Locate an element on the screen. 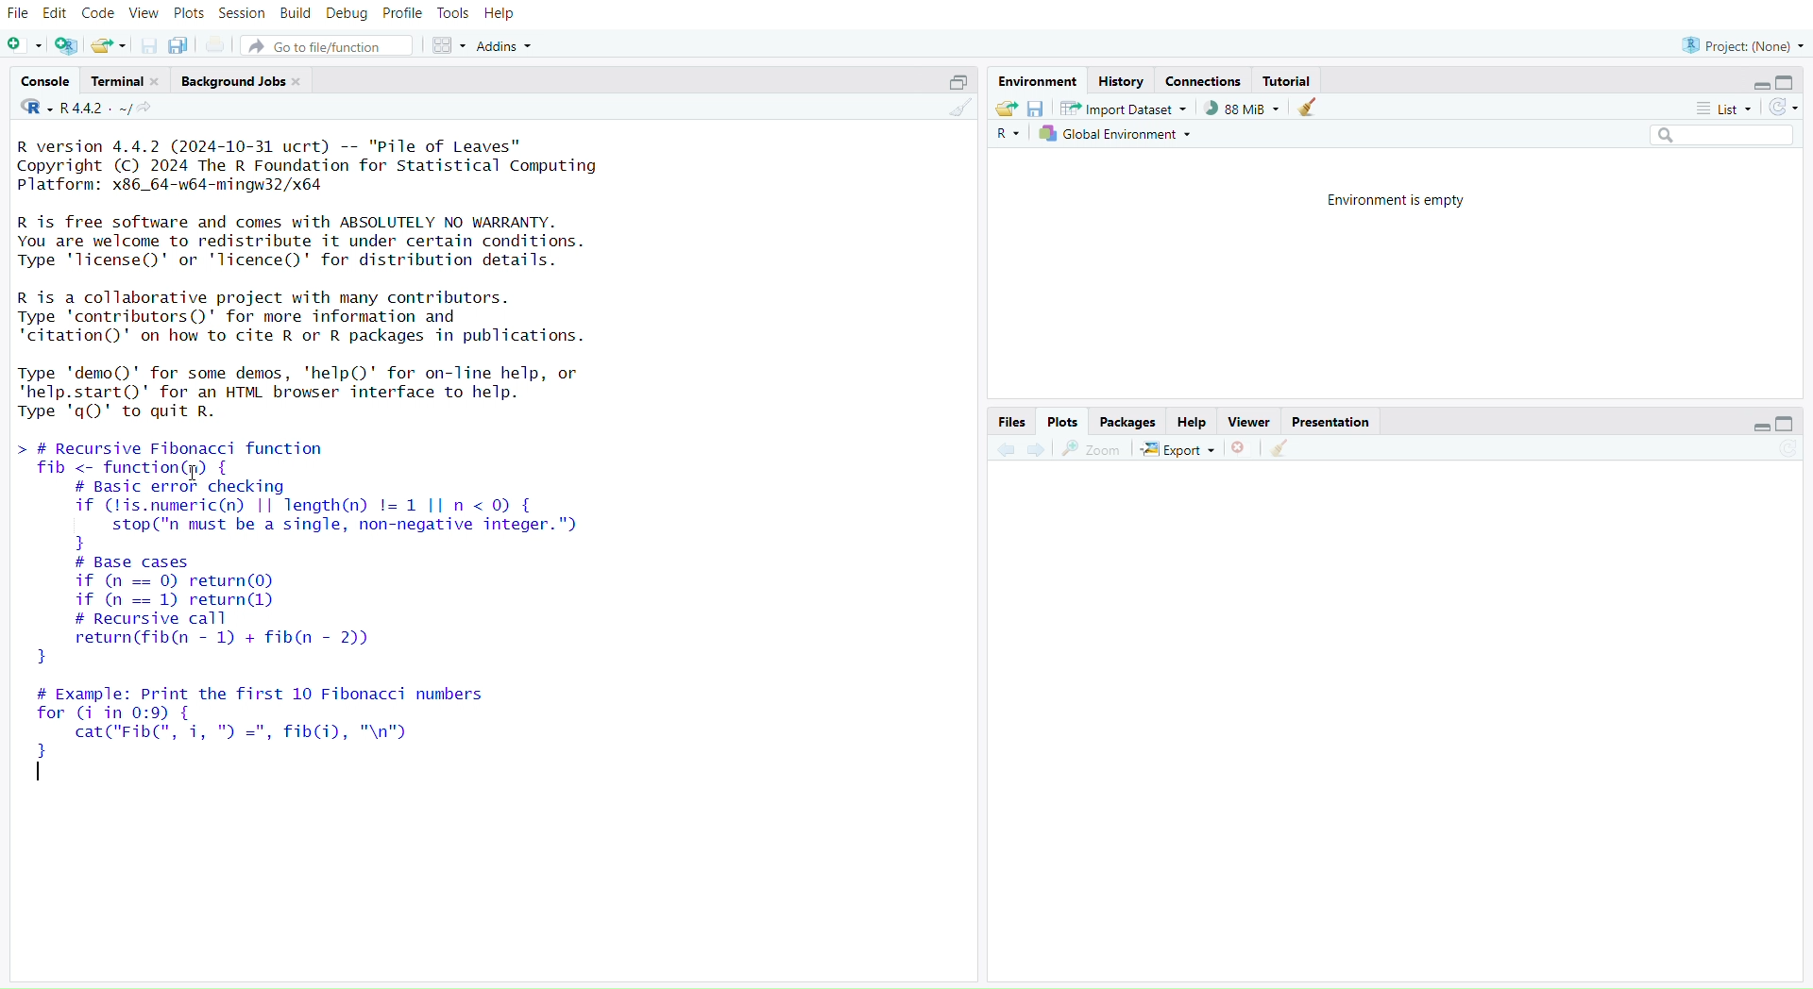 Image resolution: width=1813 pixels, height=989 pixels. clear all objects is located at coordinates (1307, 109).